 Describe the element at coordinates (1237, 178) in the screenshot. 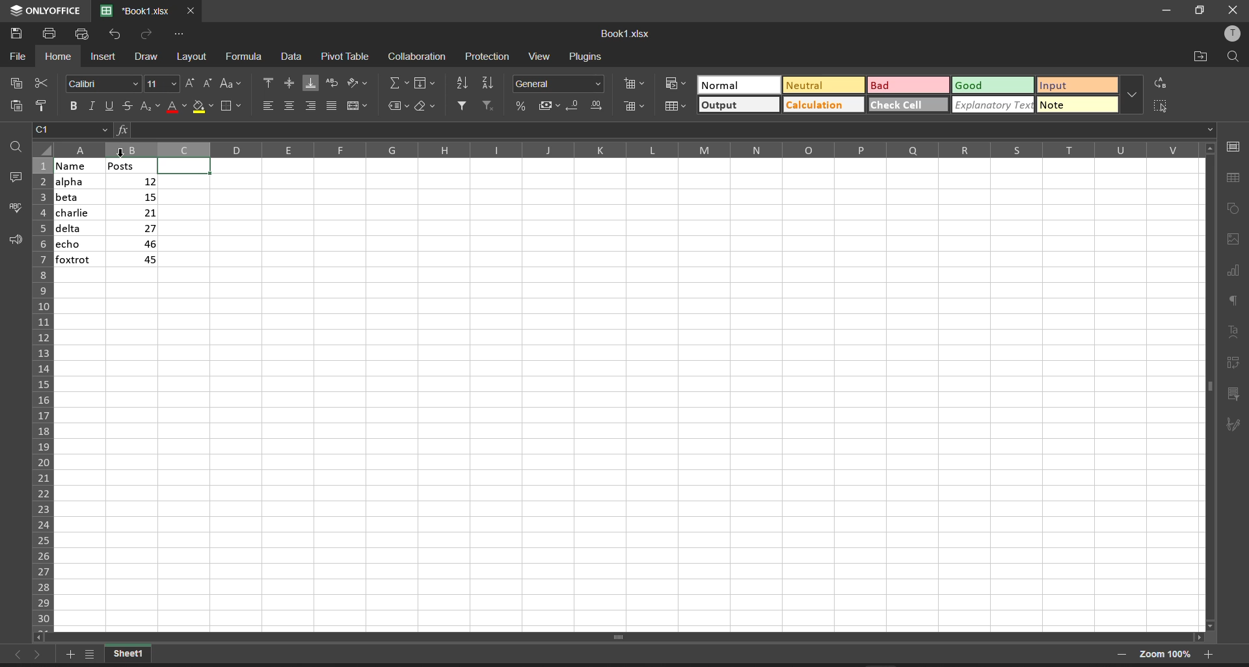

I see `table settings` at that location.